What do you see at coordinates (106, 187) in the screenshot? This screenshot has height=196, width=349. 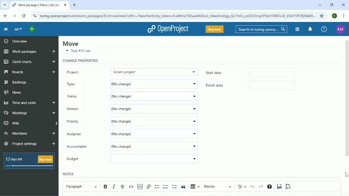 I see `Bold` at bounding box center [106, 187].